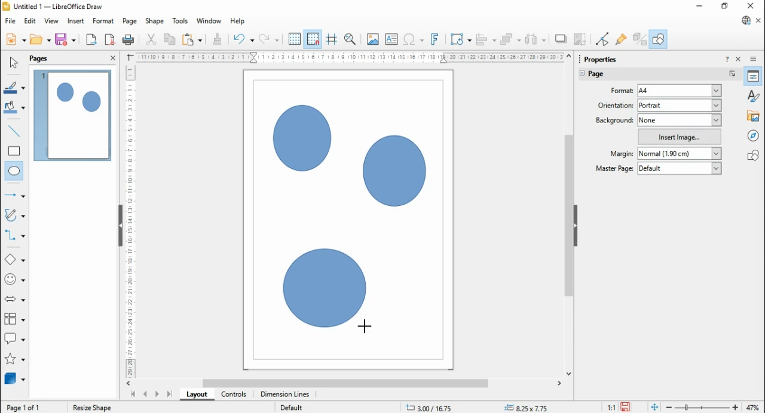 The image size is (765, 413). What do you see at coordinates (16, 131) in the screenshot?
I see `insert line` at bounding box center [16, 131].